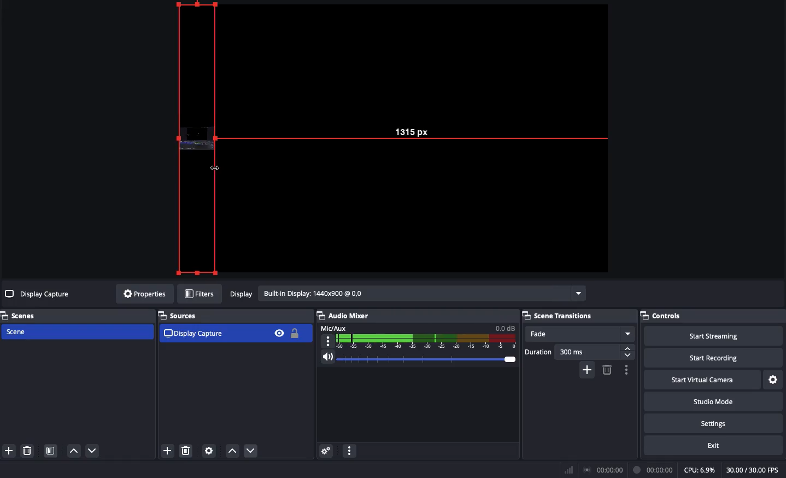 The width and height of the screenshot is (786, 478). Describe the element at coordinates (167, 452) in the screenshot. I see `Add` at that location.